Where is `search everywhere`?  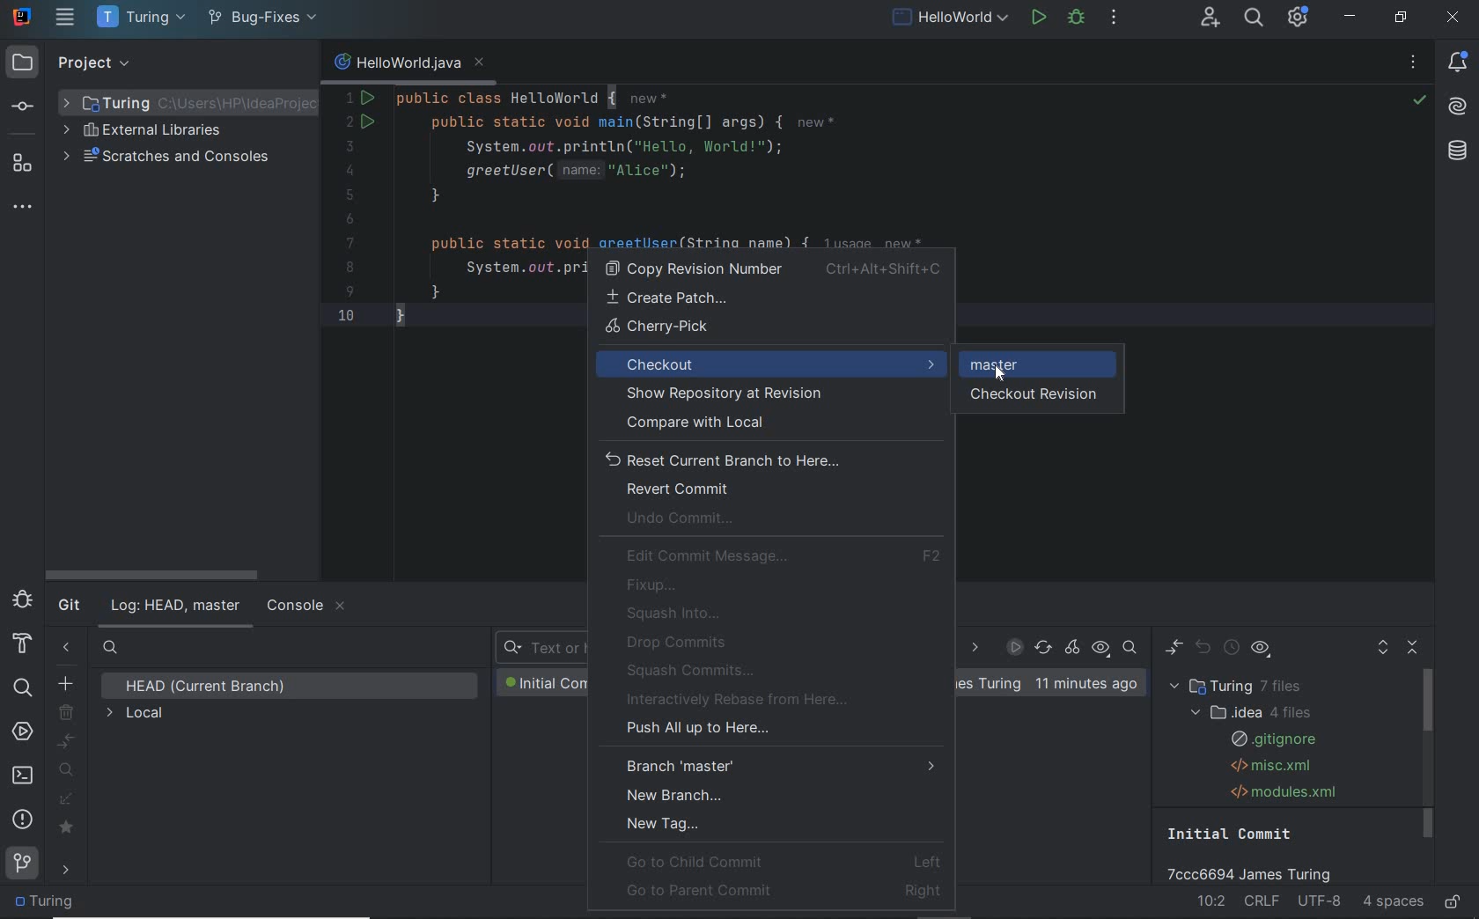
search everywhere is located at coordinates (1254, 18).